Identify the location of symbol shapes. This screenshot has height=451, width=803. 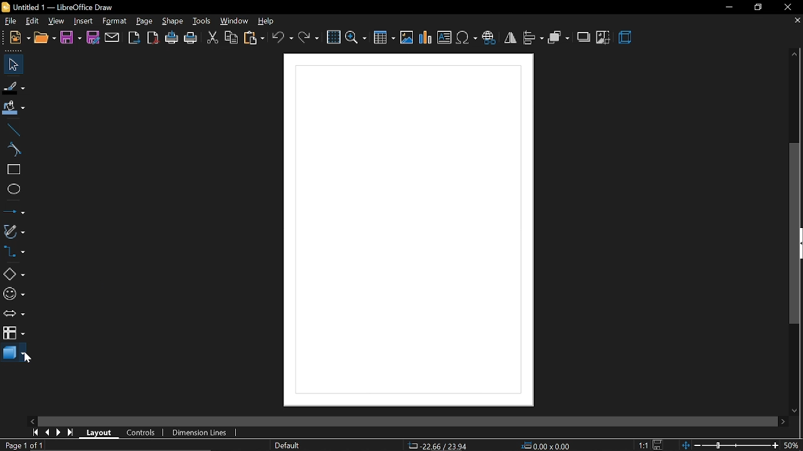
(13, 294).